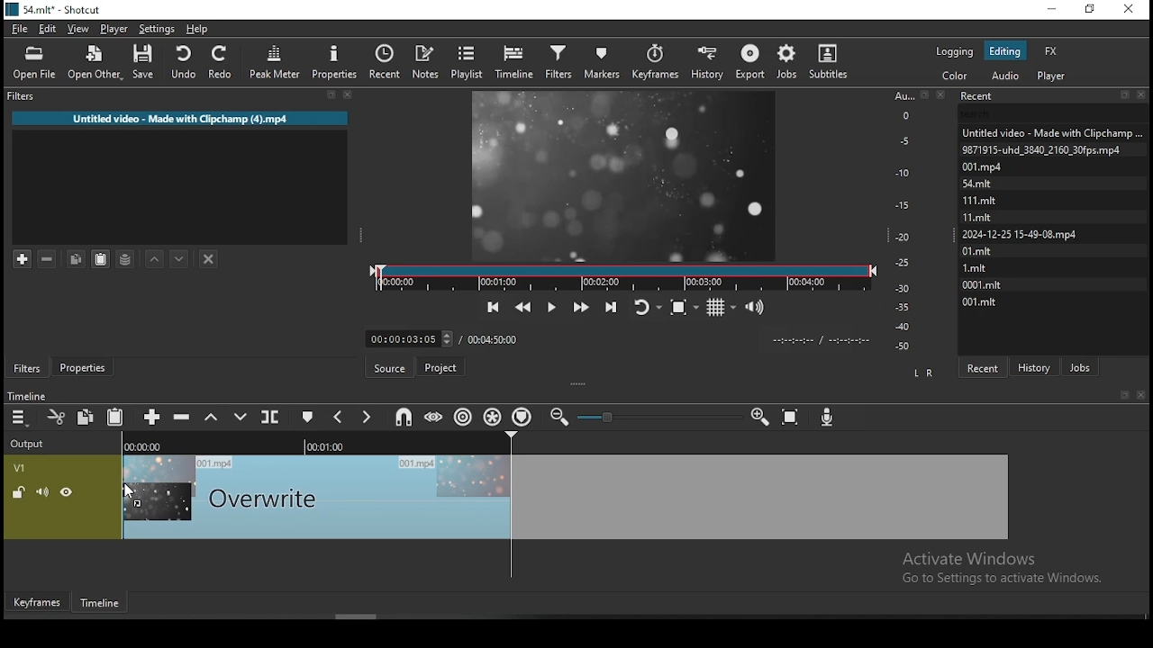 Image resolution: width=1153 pixels, height=648 pixels. I want to click on paste, so click(99, 259).